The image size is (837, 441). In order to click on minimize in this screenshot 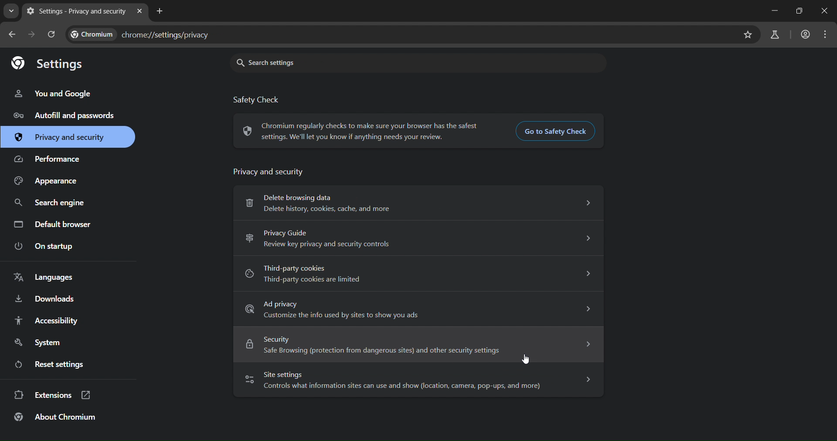, I will do `click(772, 12)`.